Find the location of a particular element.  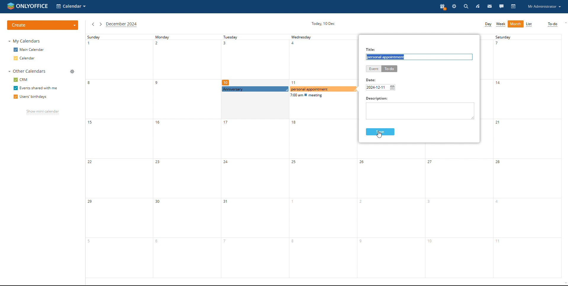

main calendar is located at coordinates (29, 50).